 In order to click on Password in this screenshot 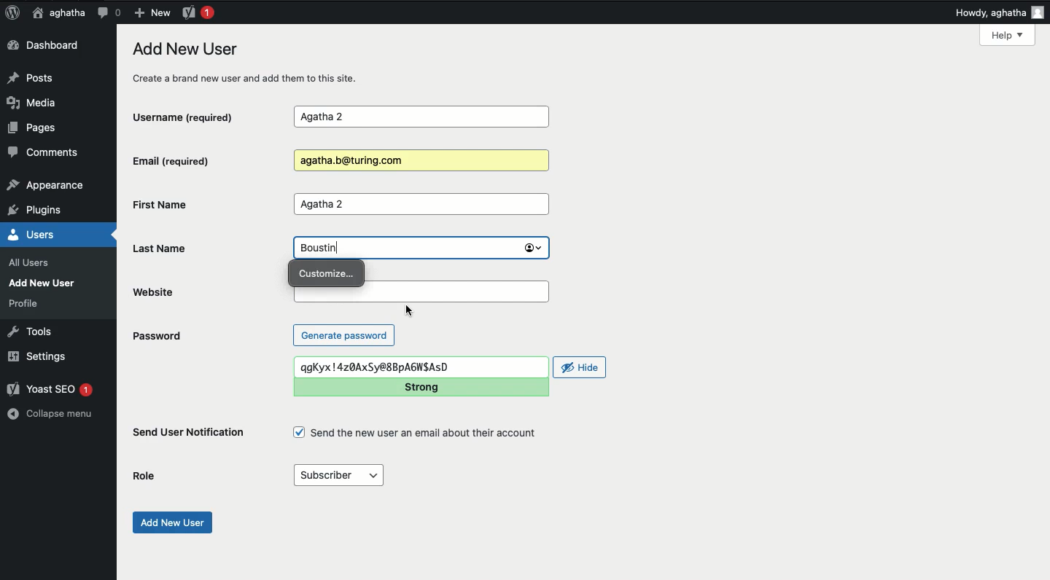, I will do `click(156, 336)`.